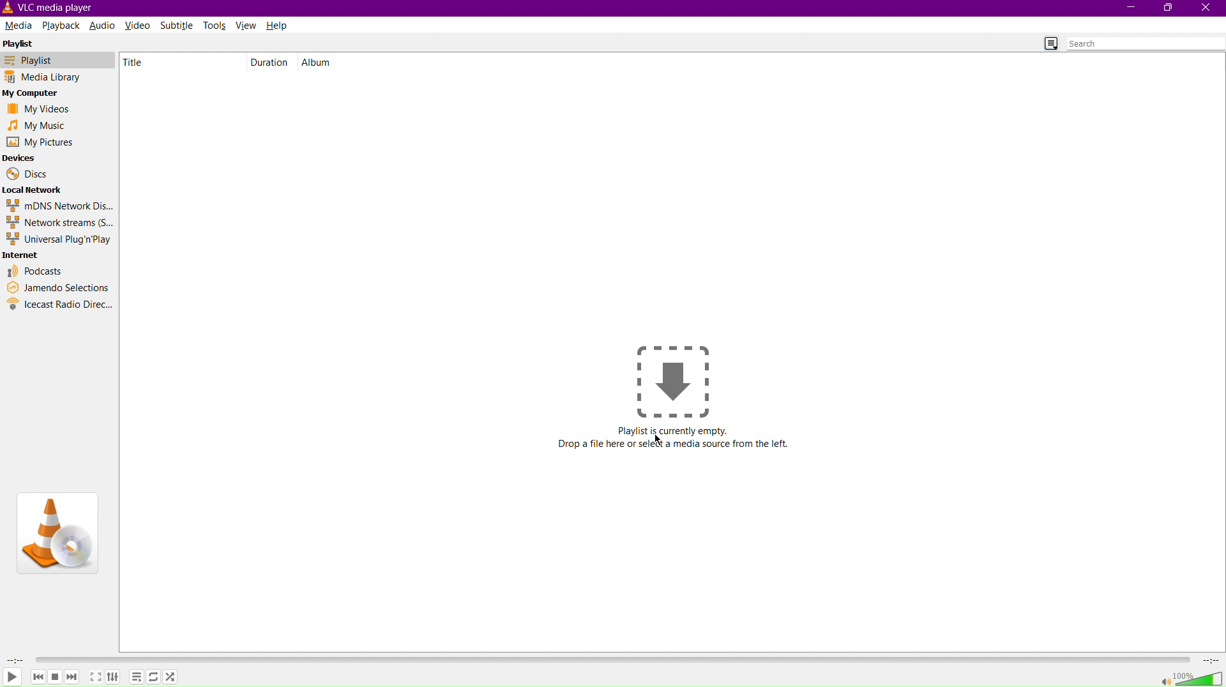  What do you see at coordinates (181, 26) in the screenshot?
I see `Subtitle` at bounding box center [181, 26].